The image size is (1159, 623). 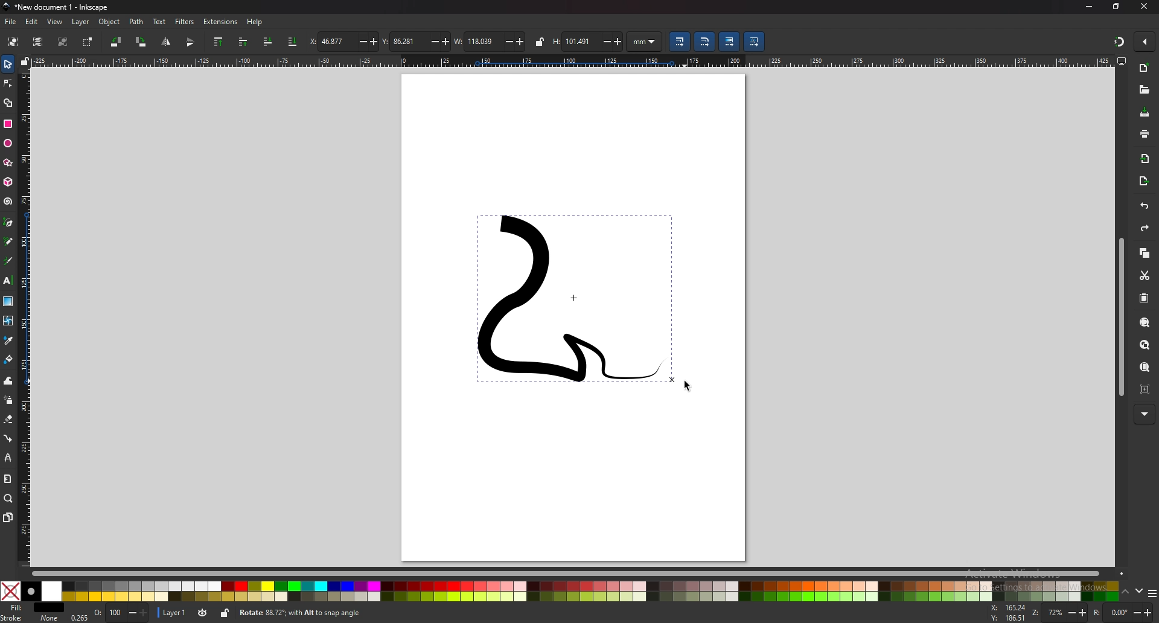 I want to click on info, so click(x=417, y=613).